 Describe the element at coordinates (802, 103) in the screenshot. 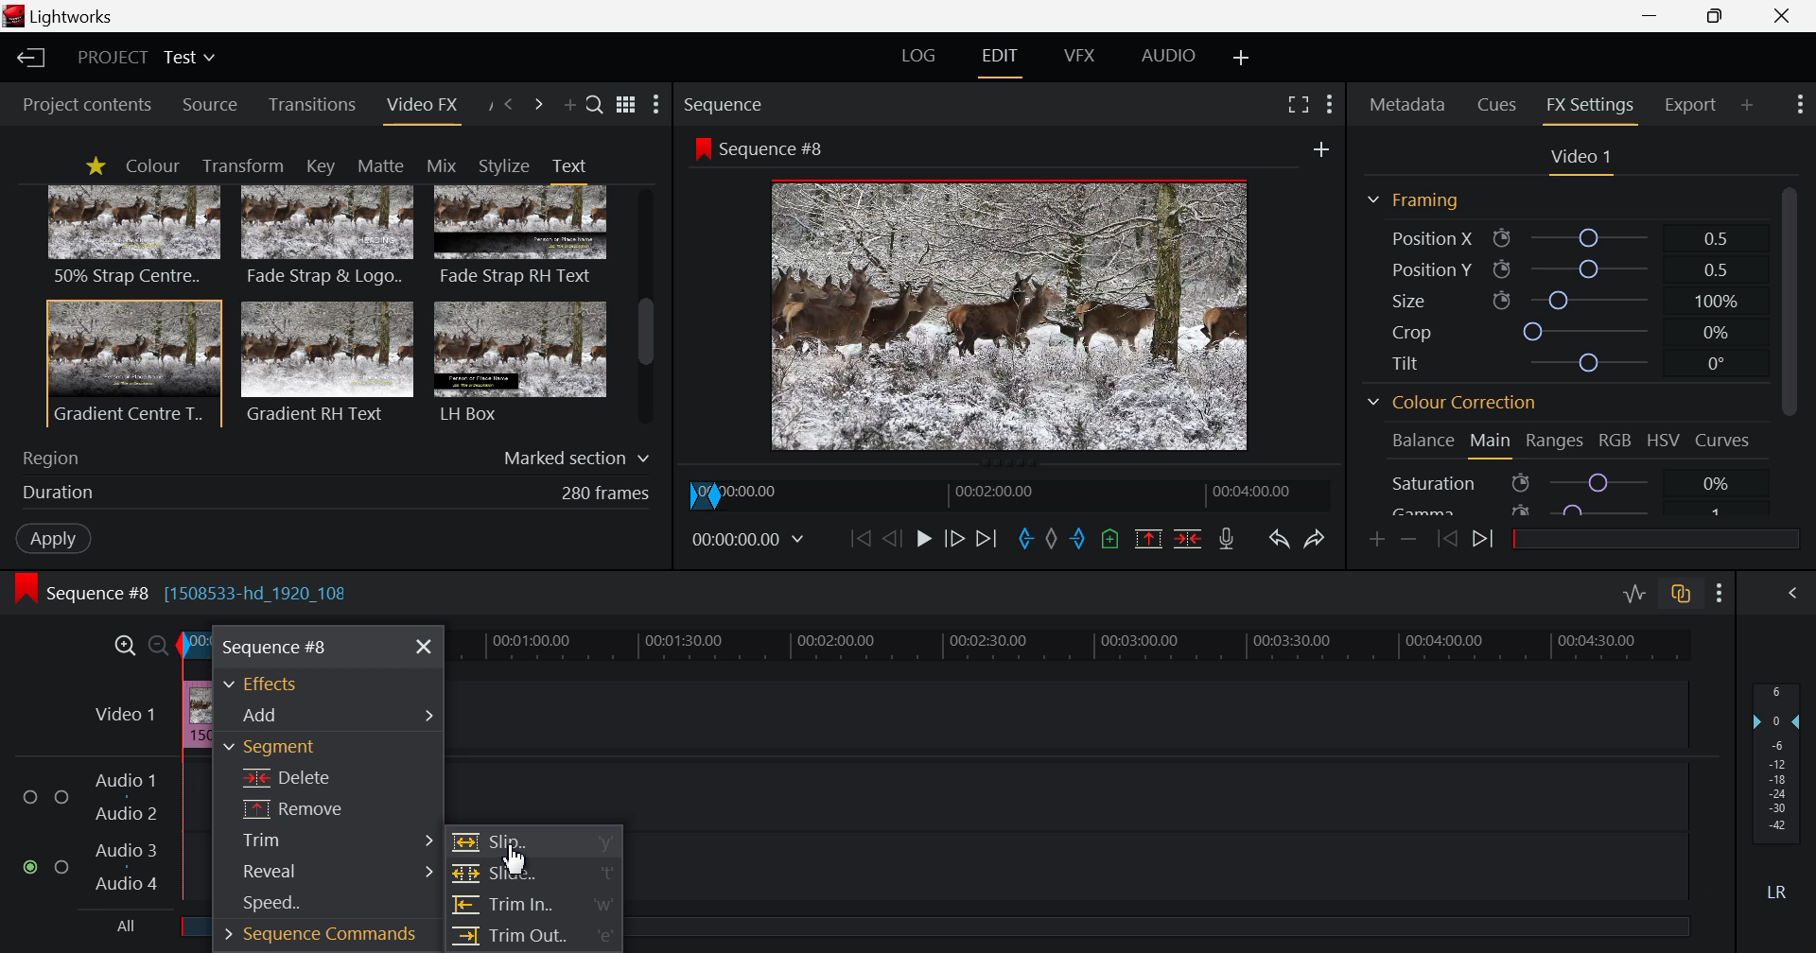

I see `Sequence Section Heading ` at that location.